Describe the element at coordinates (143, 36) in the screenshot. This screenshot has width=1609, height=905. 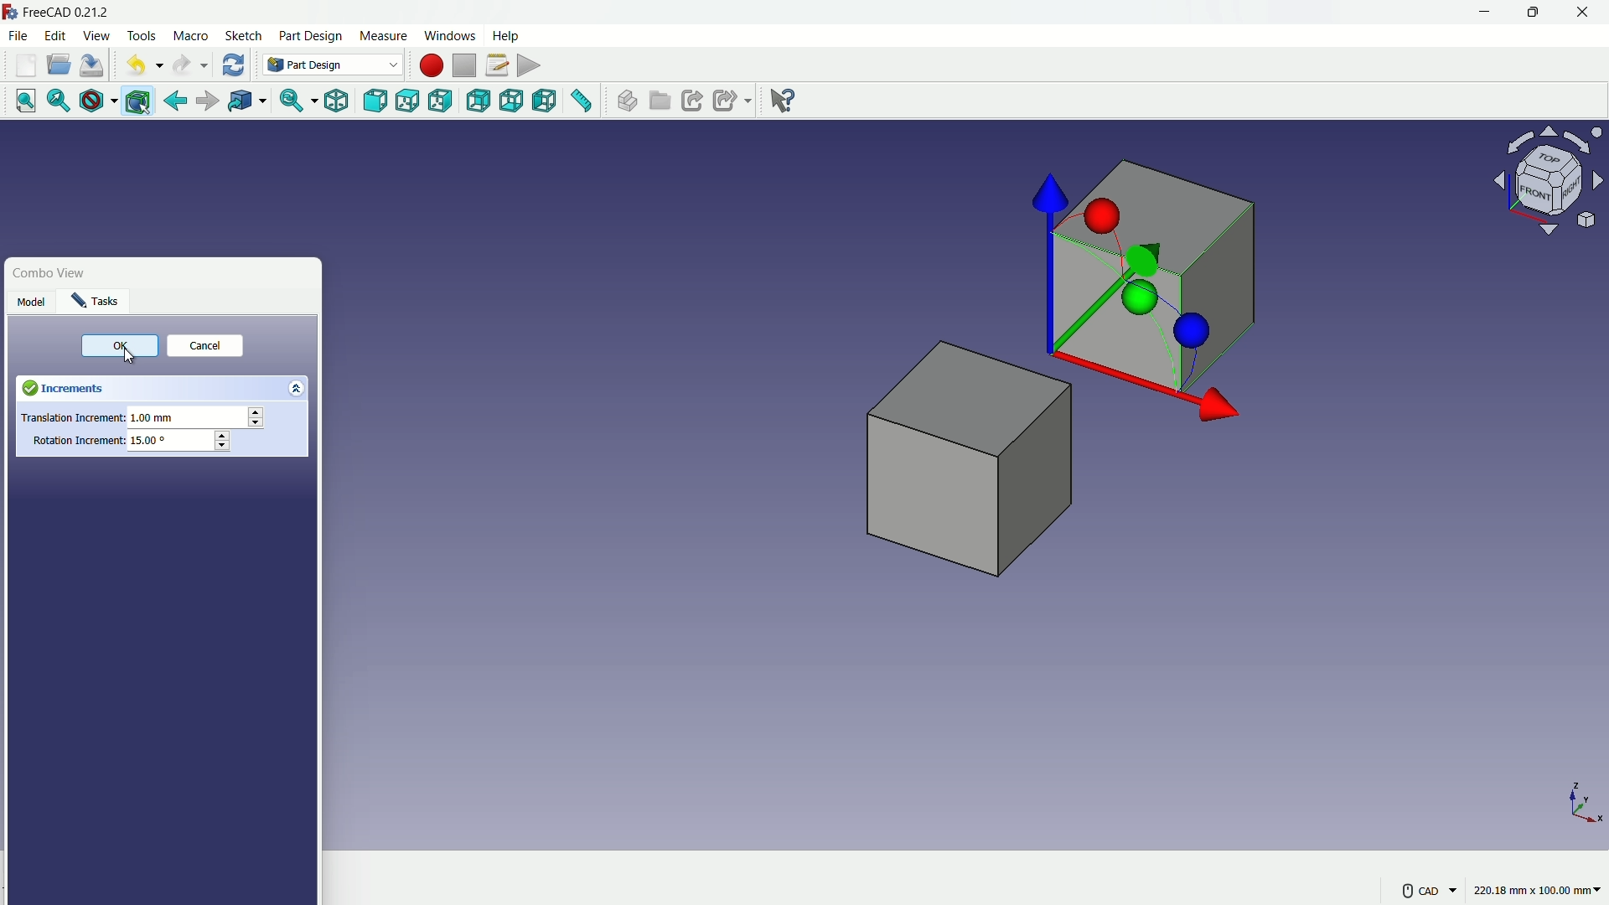
I see `tools` at that location.